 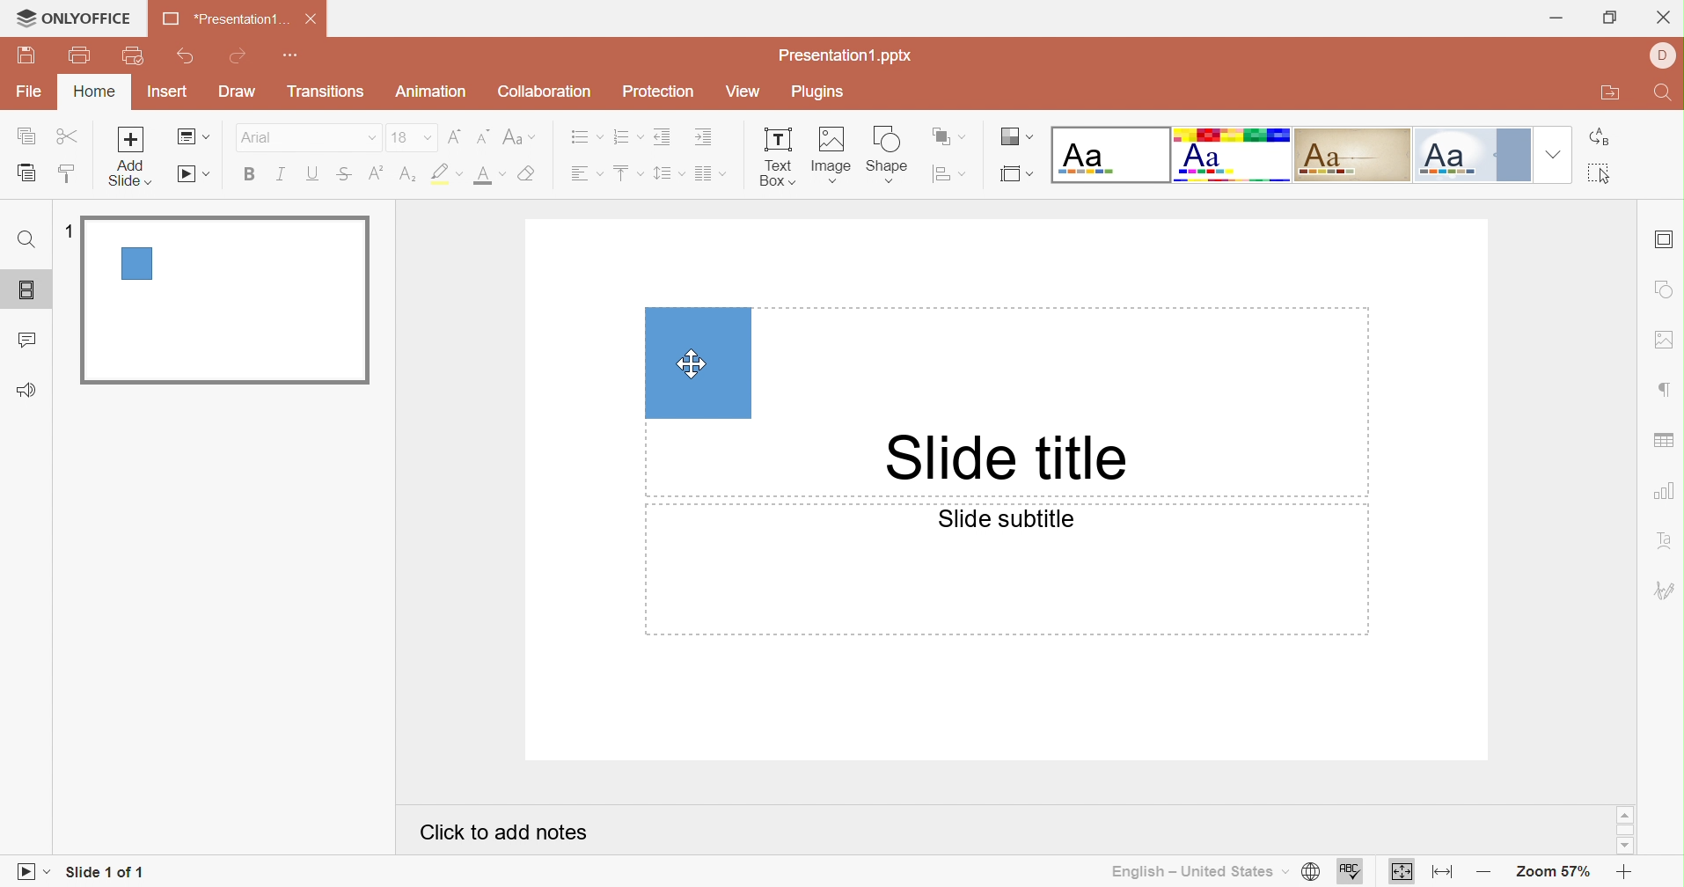 I want to click on Protection, so click(x=659, y=92).